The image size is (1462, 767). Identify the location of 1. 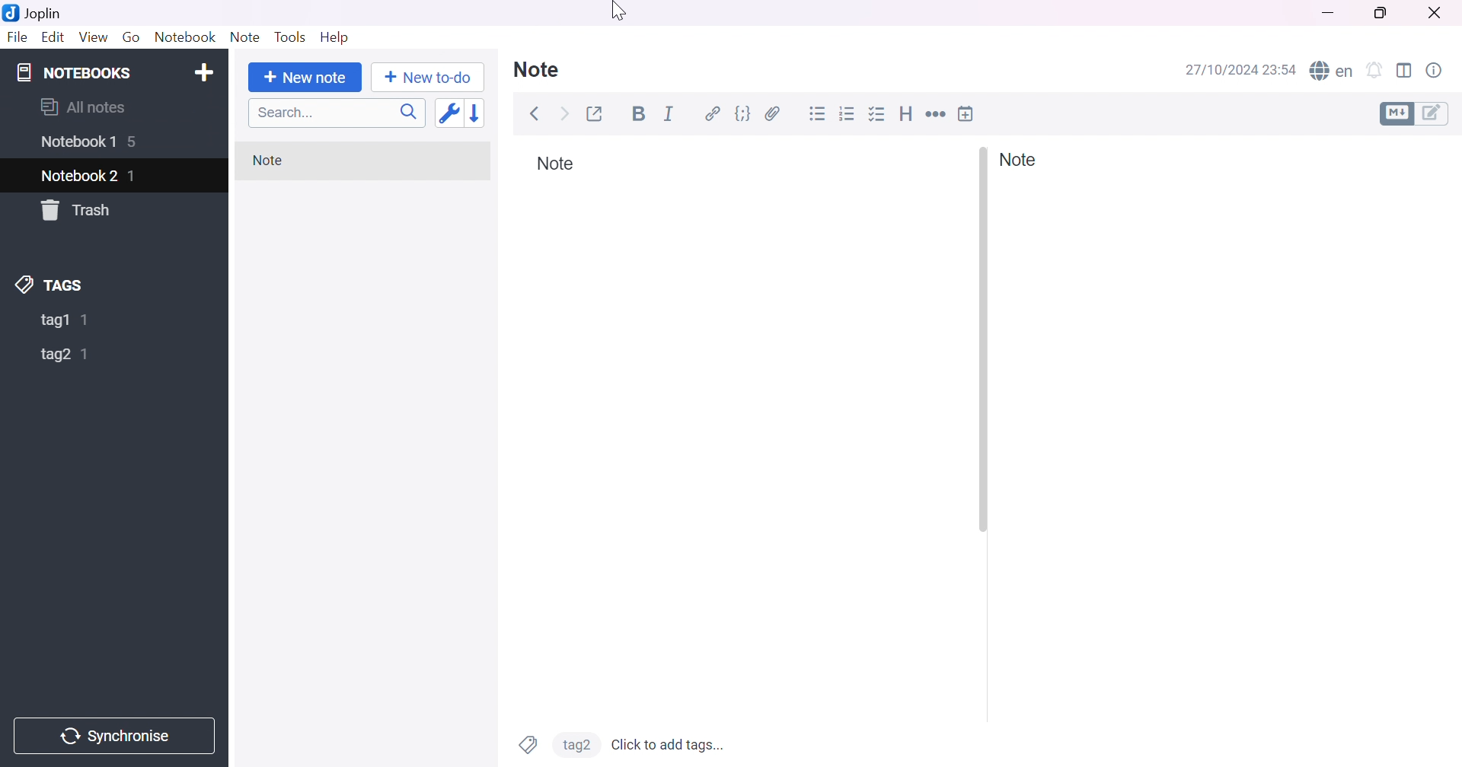
(88, 320).